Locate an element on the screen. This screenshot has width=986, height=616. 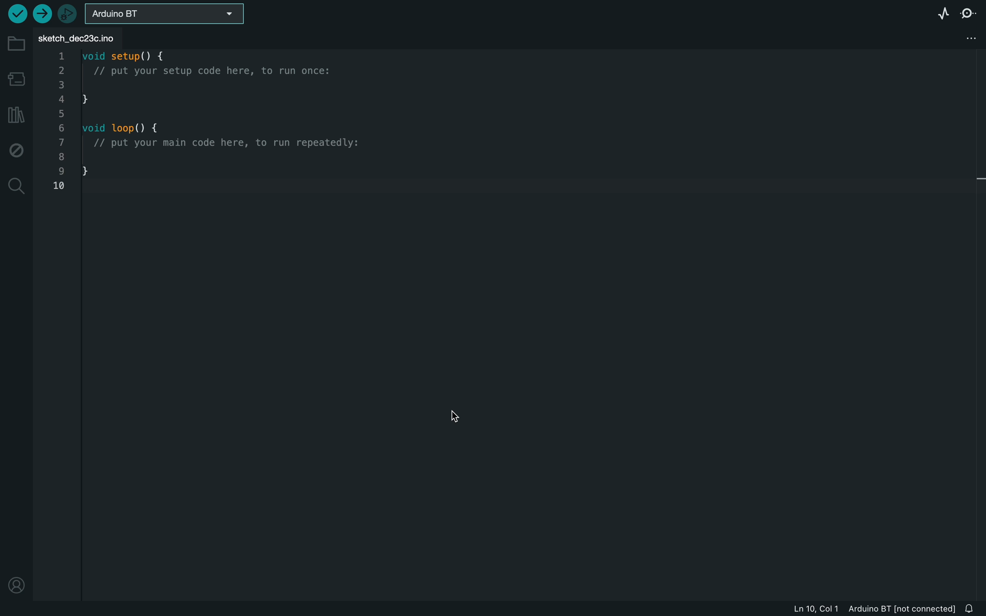
folder is located at coordinates (15, 44).